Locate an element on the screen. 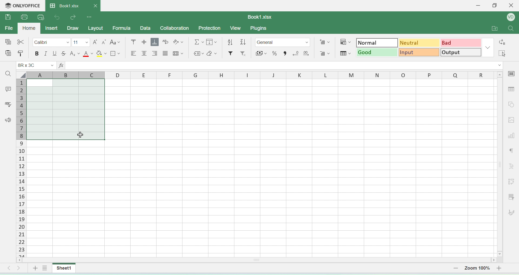 The image size is (519, 275).  is located at coordinates (261, 54).